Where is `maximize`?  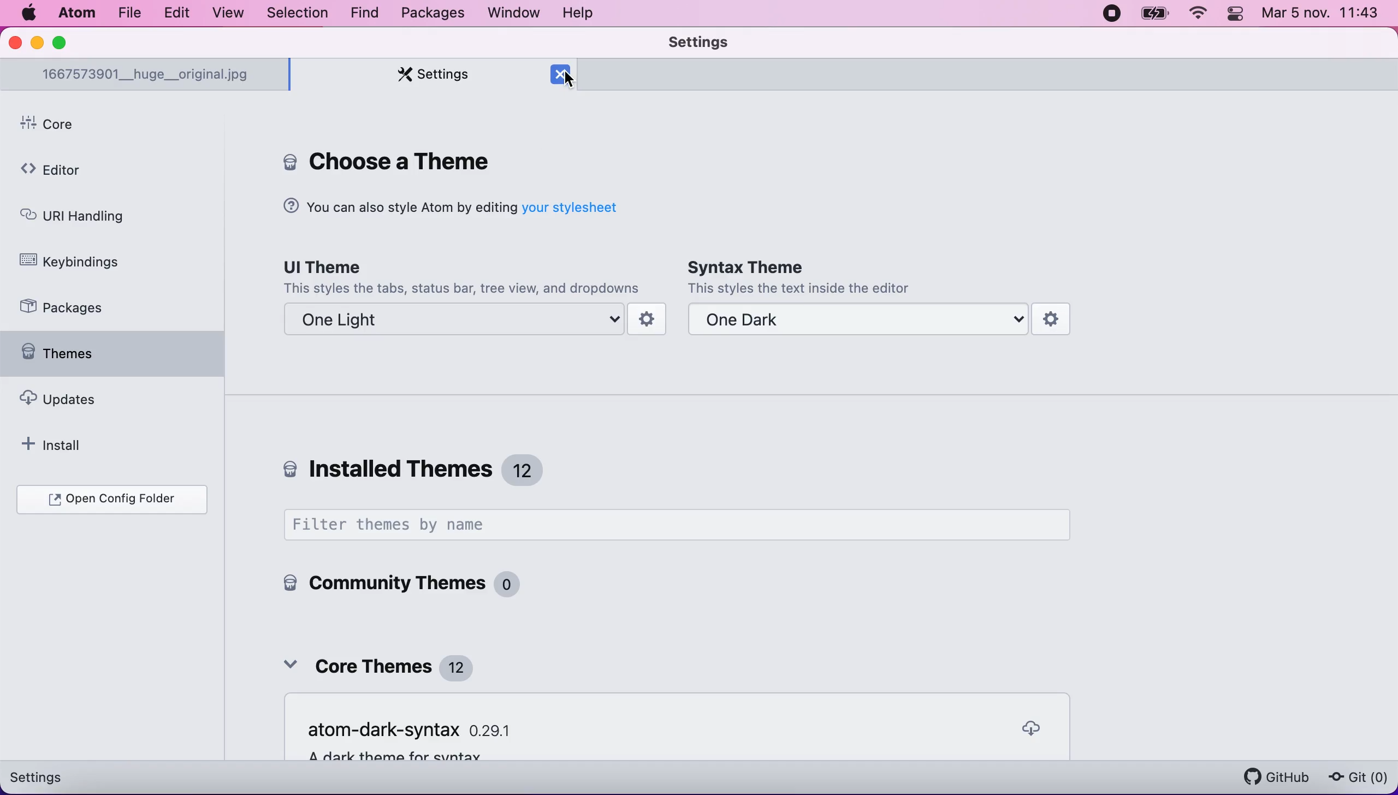 maximize is located at coordinates (70, 43).